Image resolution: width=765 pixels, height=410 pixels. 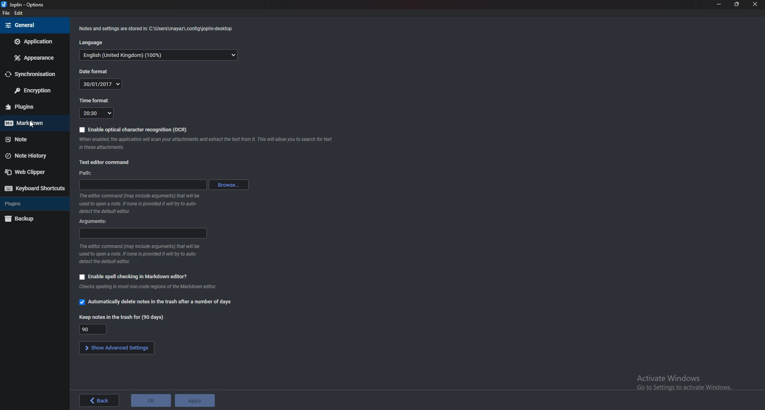 What do you see at coordinates (106, 162) in the screenshot?
I see `text editor command` at bounding box center [106, 162].